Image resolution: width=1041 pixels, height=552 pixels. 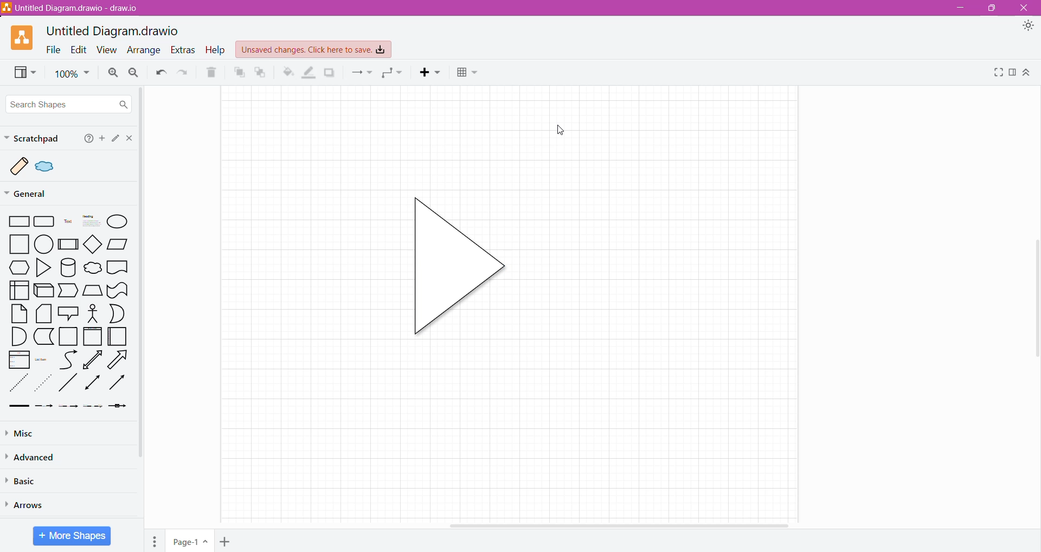 What do you see at coordinates (133, 72) in the screenshot?
I see `Zoom Out` at bounding box center [133, 72].